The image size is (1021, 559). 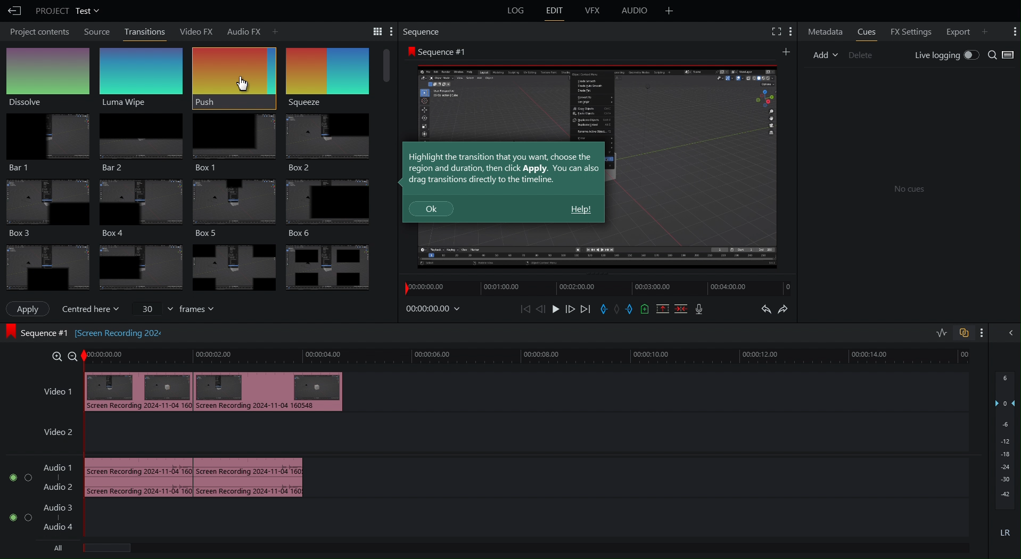 What do you see at coordinates (1014, 30) in the screenshot?
I see `More` at bounding box center [1014, 30].